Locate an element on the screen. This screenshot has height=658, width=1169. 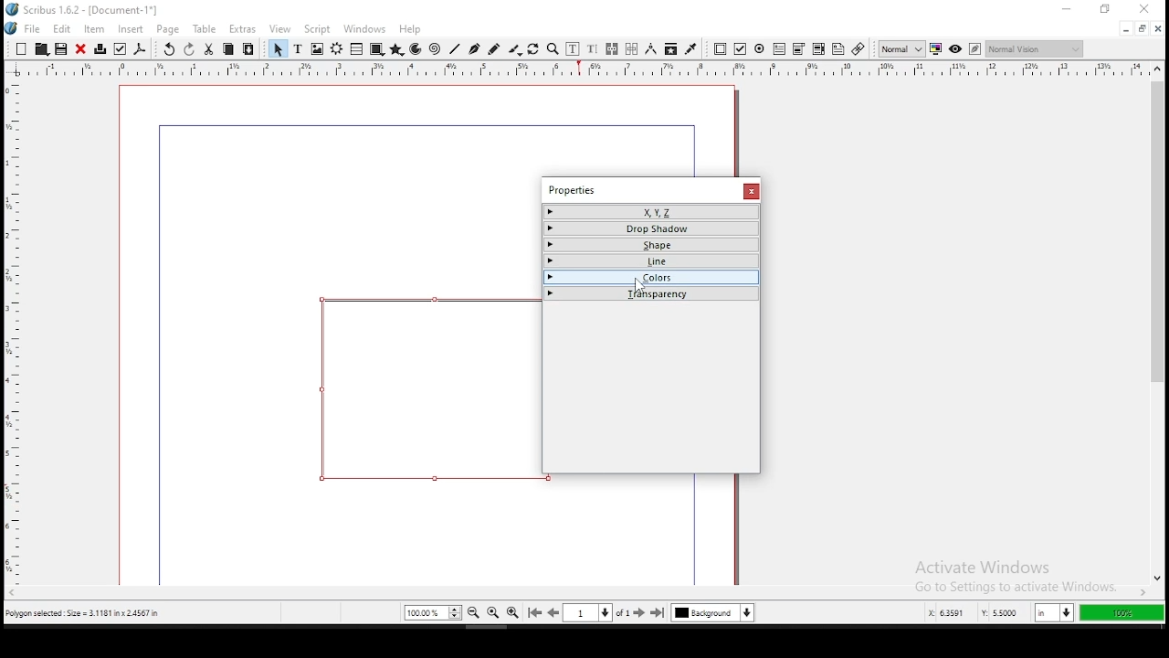
zoom in is located at coordinates (513, 613).